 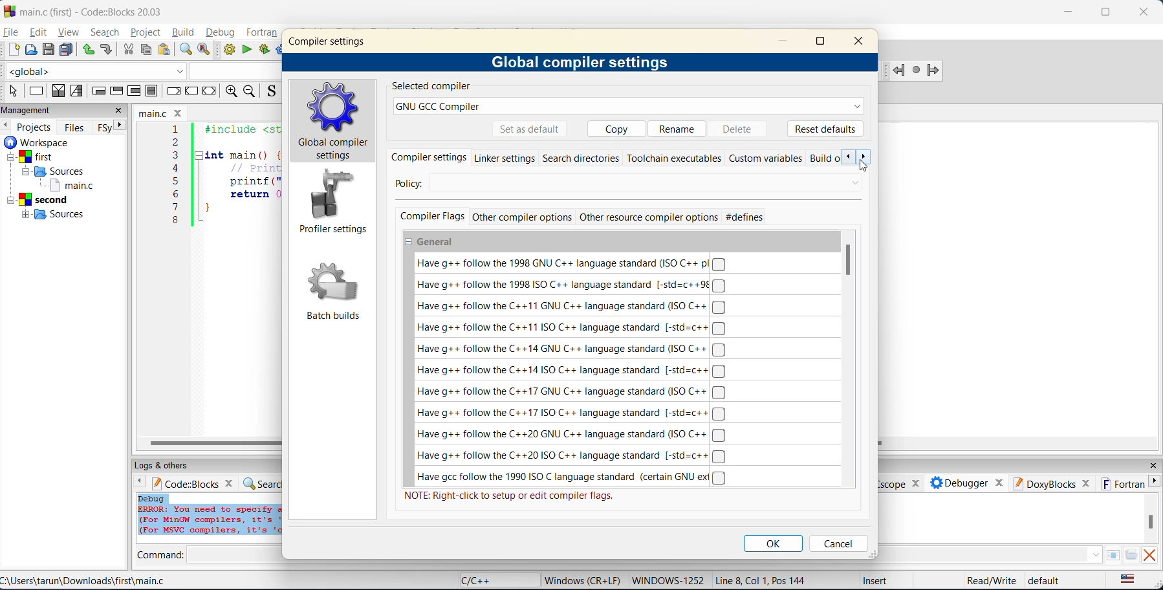 I want to click on close, so click(x=862, y=42).